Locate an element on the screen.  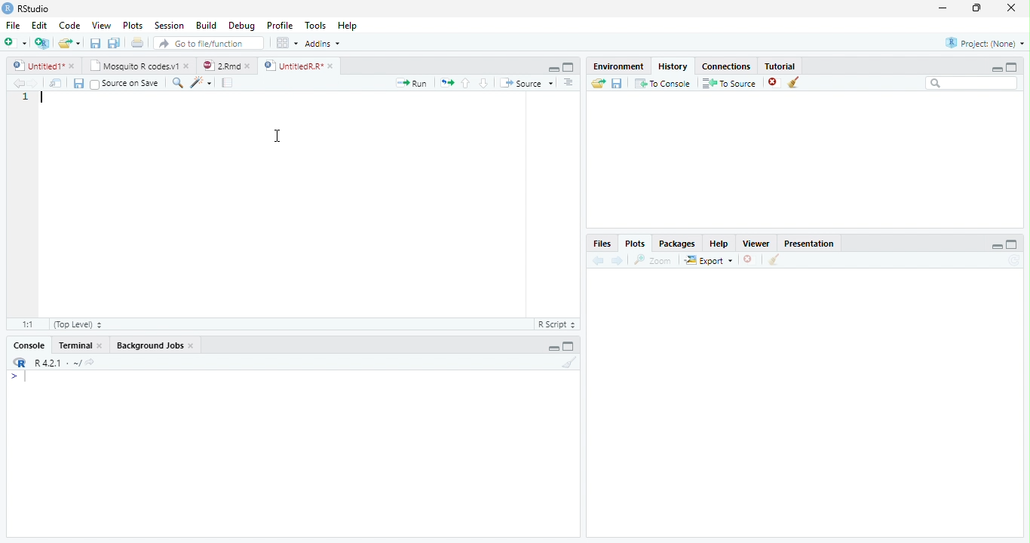
next is located at coordinates (619, 261).